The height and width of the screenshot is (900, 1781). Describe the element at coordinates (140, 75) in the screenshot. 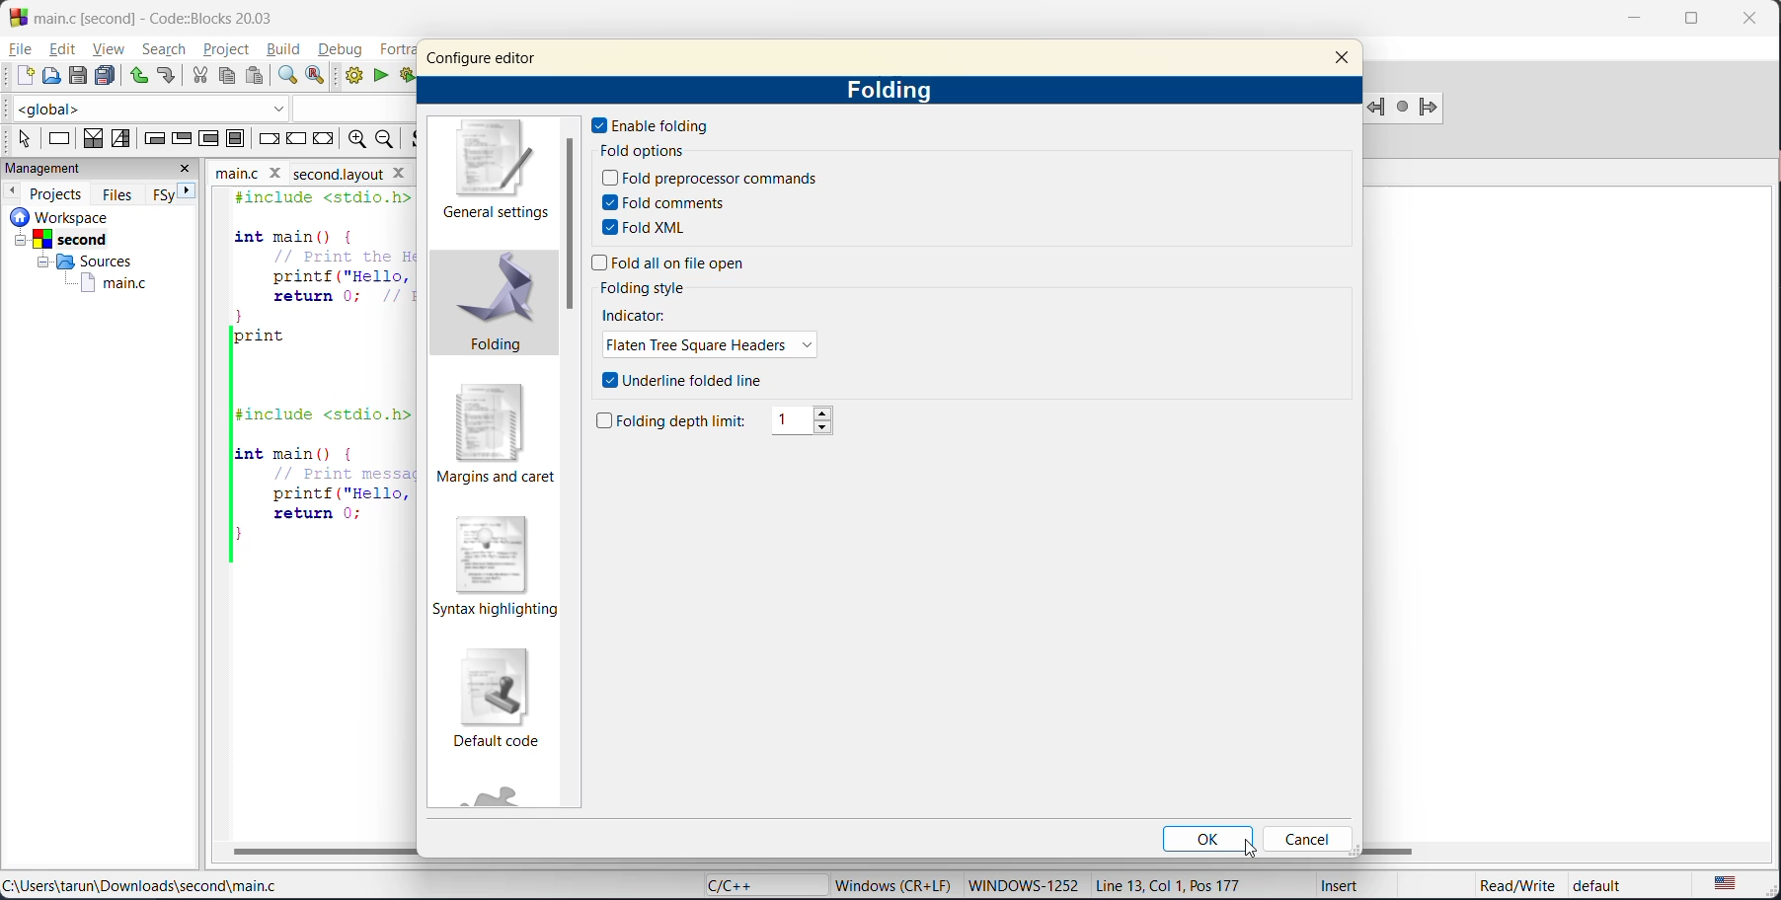

I see `undo` at that location.